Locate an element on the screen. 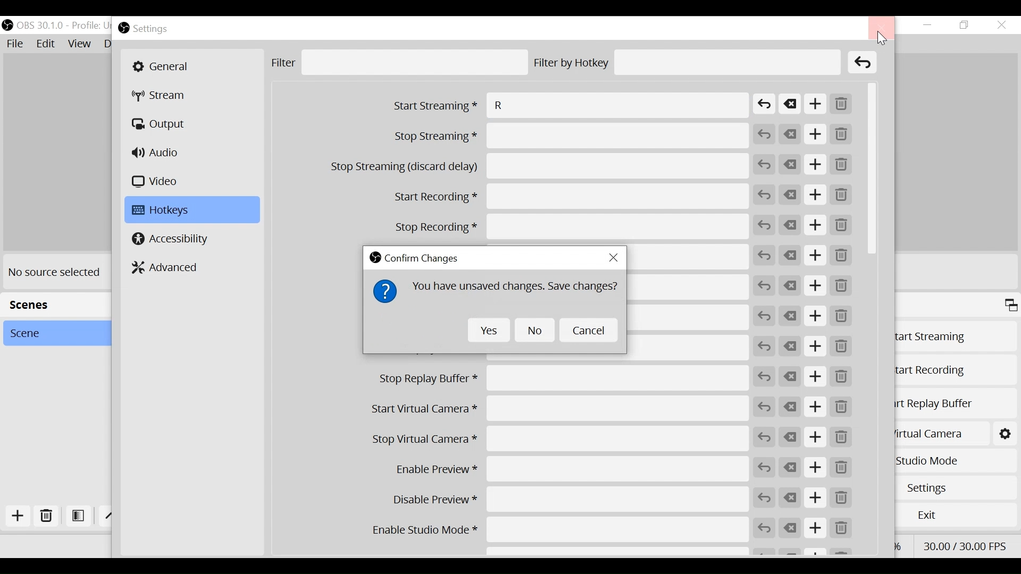 The width and height of the screenshot is (1021, 574). Vertical Scroll bar is located at coordinates (870, 168).